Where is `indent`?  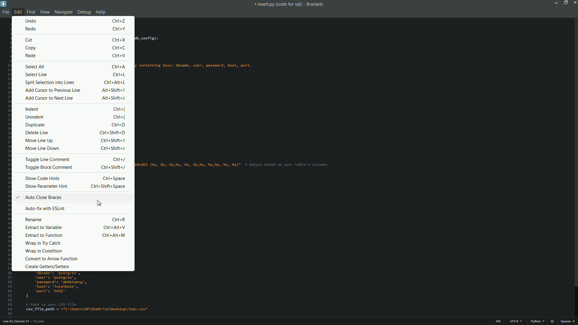 indent is located at coordinates (33, 109).